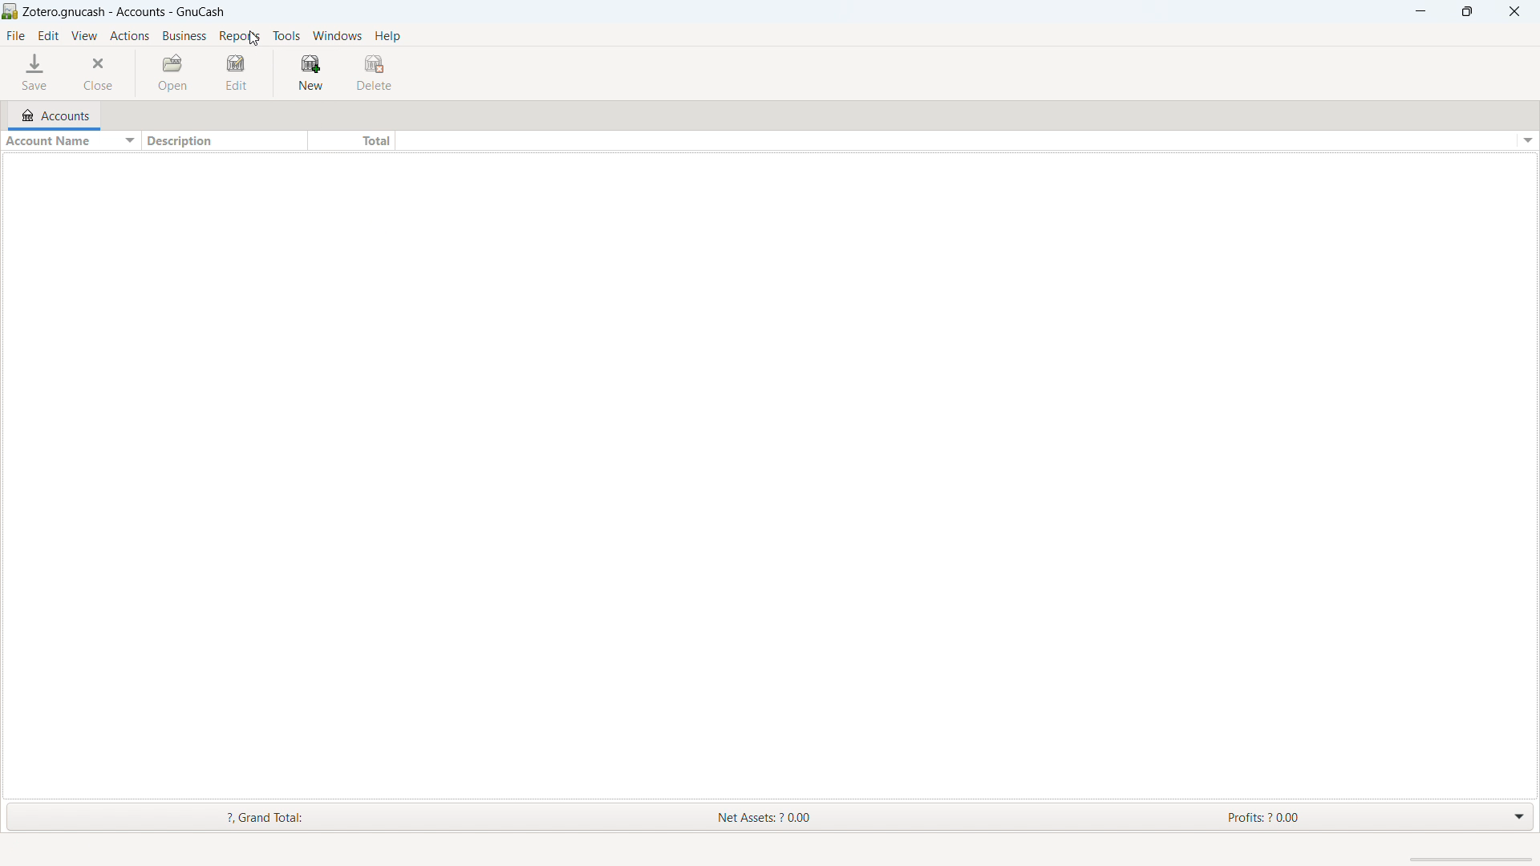 This screenshot has height=866, width=1540. What do you see at coordinates (126, 13) in the screenshot?
I see `title` at bounding box center [126, 13].